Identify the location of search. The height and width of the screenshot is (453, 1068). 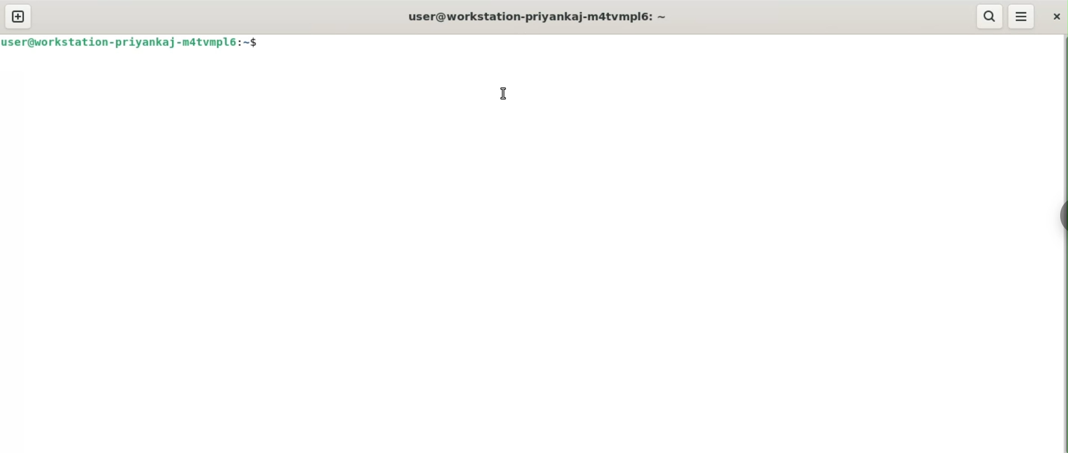
(990, 16).